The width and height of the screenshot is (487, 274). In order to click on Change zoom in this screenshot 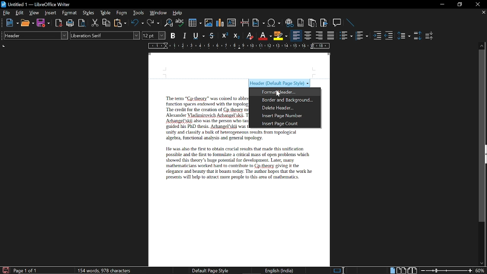, I will do `click(447, 271)`.